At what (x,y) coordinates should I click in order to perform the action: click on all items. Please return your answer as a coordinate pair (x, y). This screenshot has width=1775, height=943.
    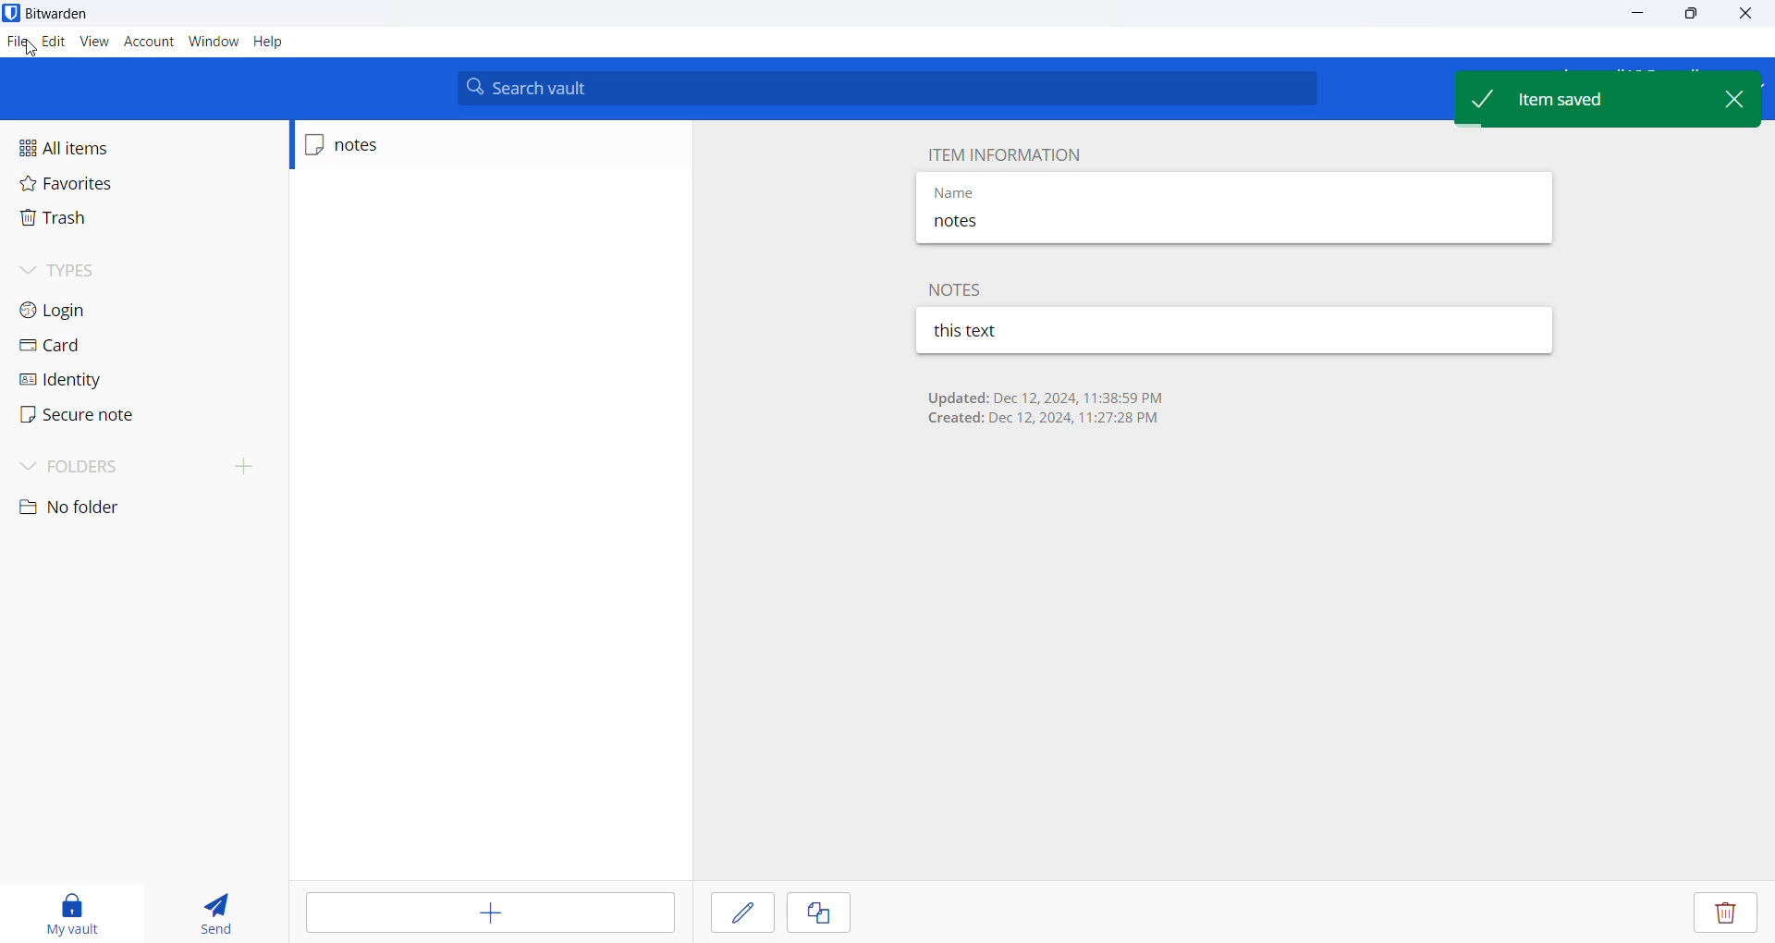
    Looking at the image, I should click on (96, 148).